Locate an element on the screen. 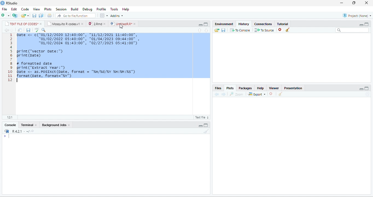 The height and width of the screenshot is (197, 373). cursor is located at coordinates (121, 26).